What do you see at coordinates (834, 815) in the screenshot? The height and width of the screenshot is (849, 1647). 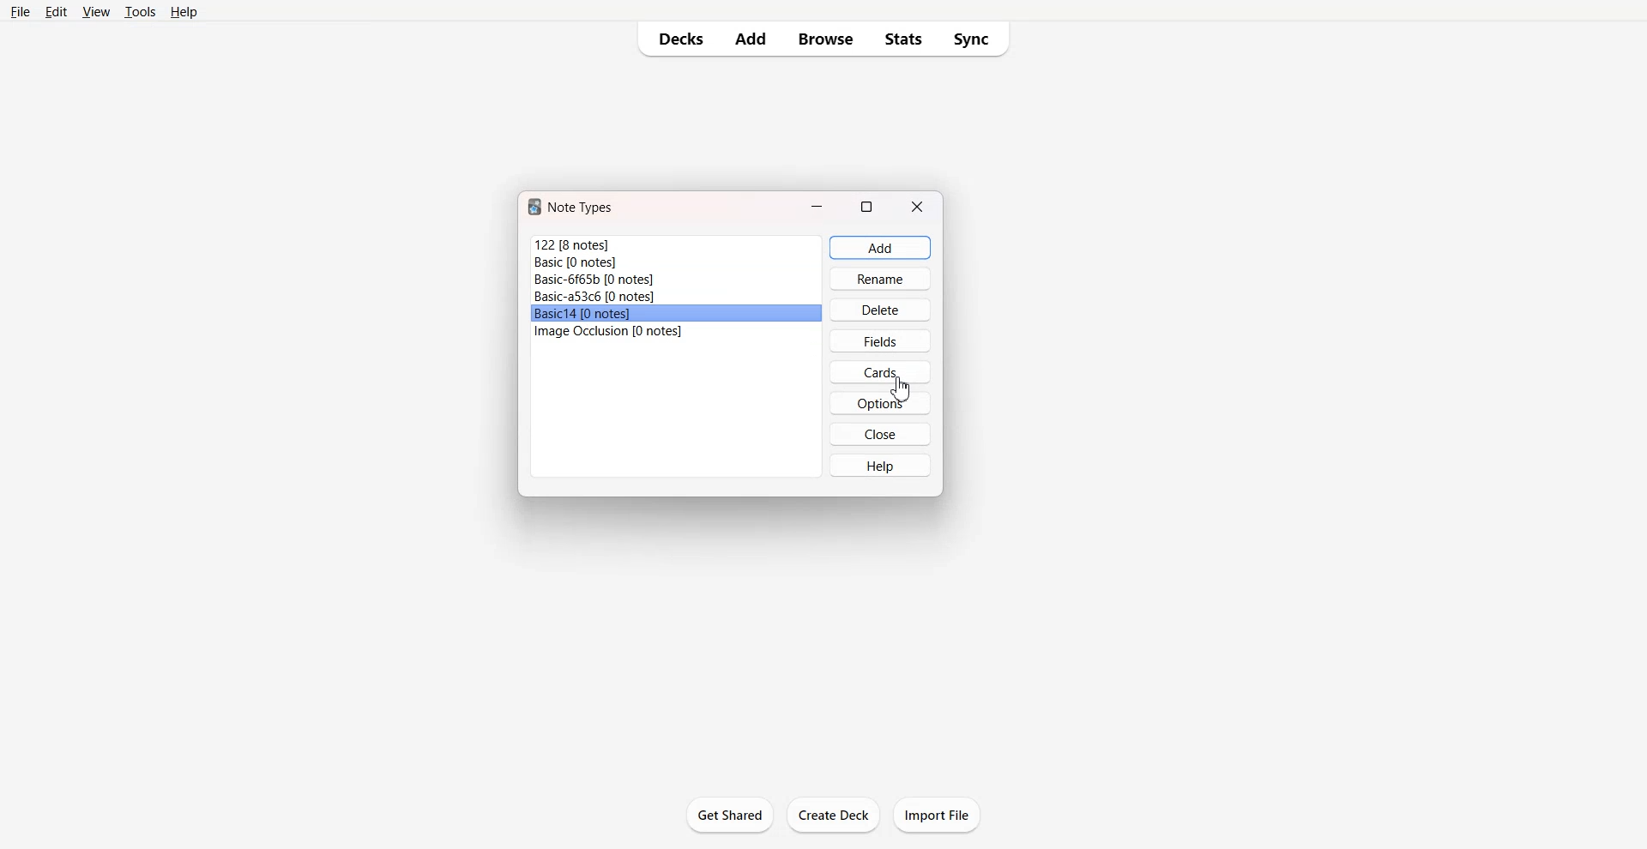 I see `Create Deck` at bounding box center [834, 815].